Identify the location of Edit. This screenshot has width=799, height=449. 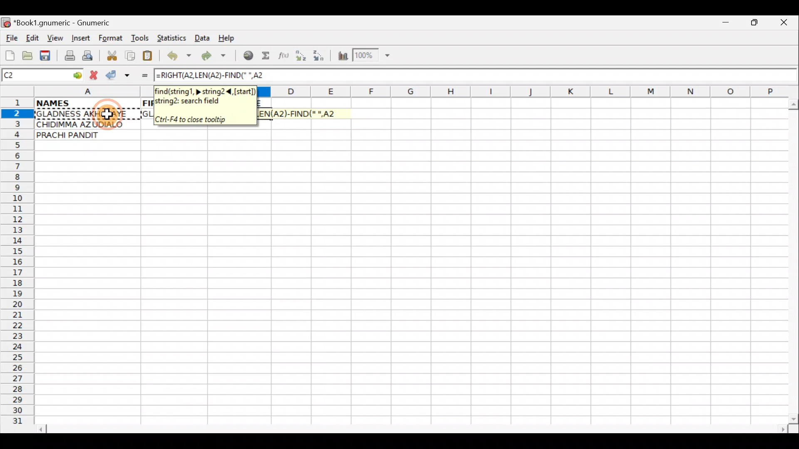
(32, 38).